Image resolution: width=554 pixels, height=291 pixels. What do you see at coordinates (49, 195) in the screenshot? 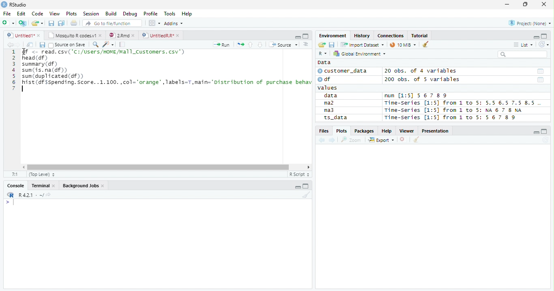
I see `View Current work directory` at bounding box center [49, 195].